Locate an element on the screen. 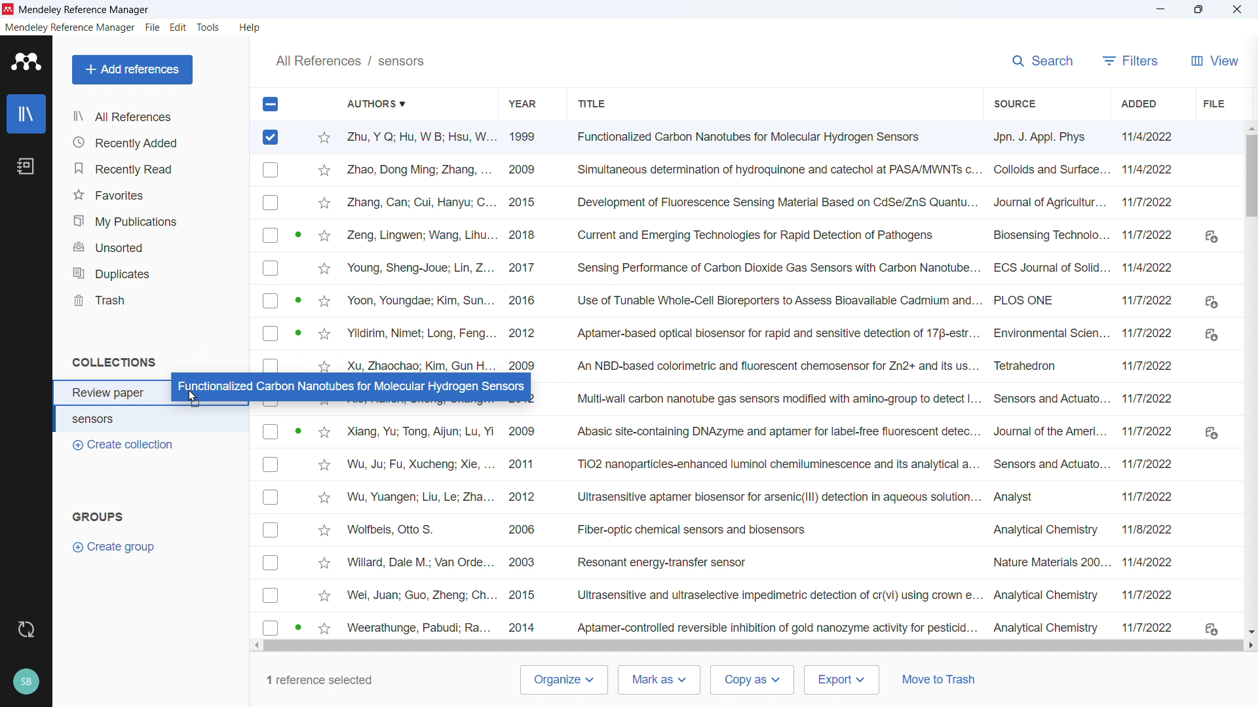  Search  is located at coordinates (1042, 61).